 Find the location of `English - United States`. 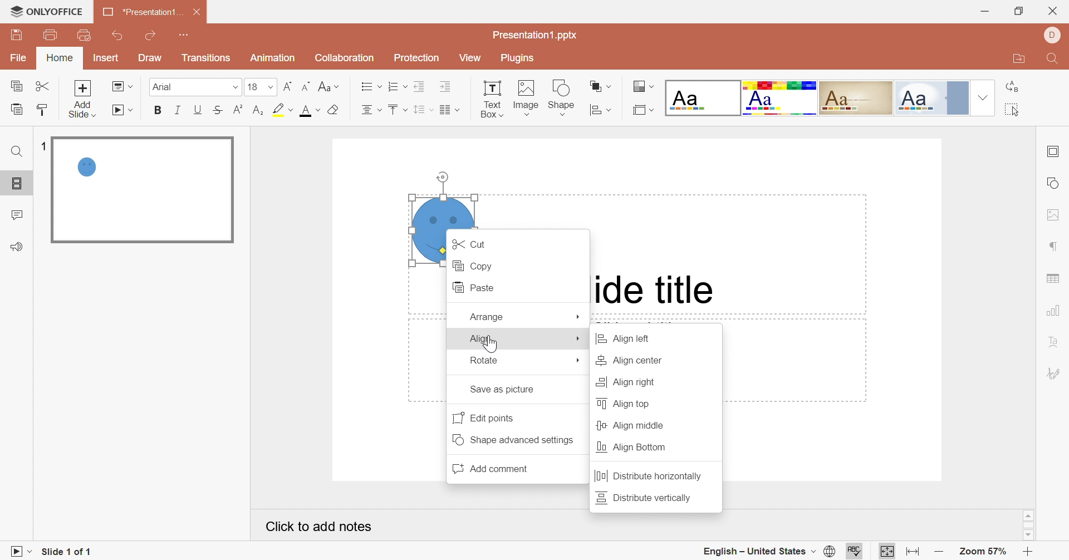

English - United States is located at coordinates (759, 551).